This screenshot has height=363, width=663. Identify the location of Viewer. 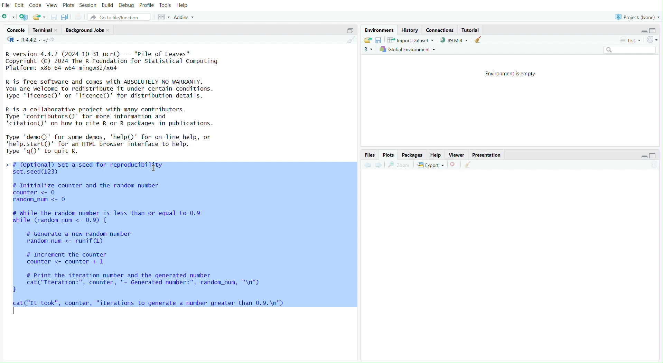
(457, 154).